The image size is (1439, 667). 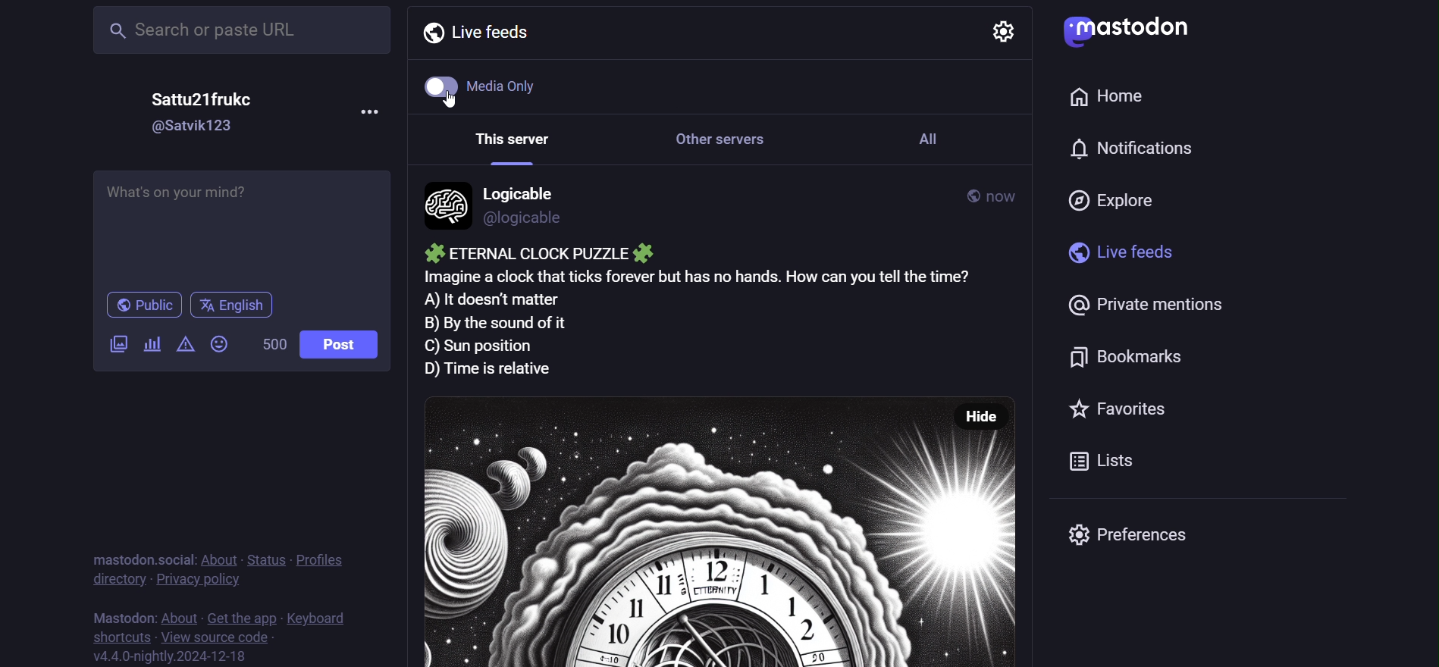 What do you see at coordinates (116, 344) in the screenshot?
I see `image/video` at bounding box center [116, 344].